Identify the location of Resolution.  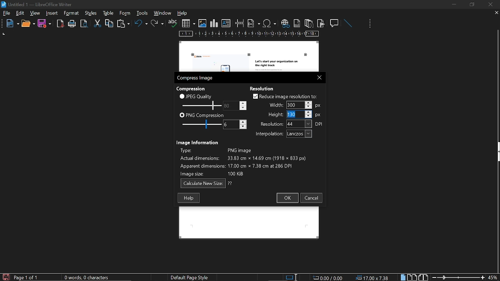
(264, 88).